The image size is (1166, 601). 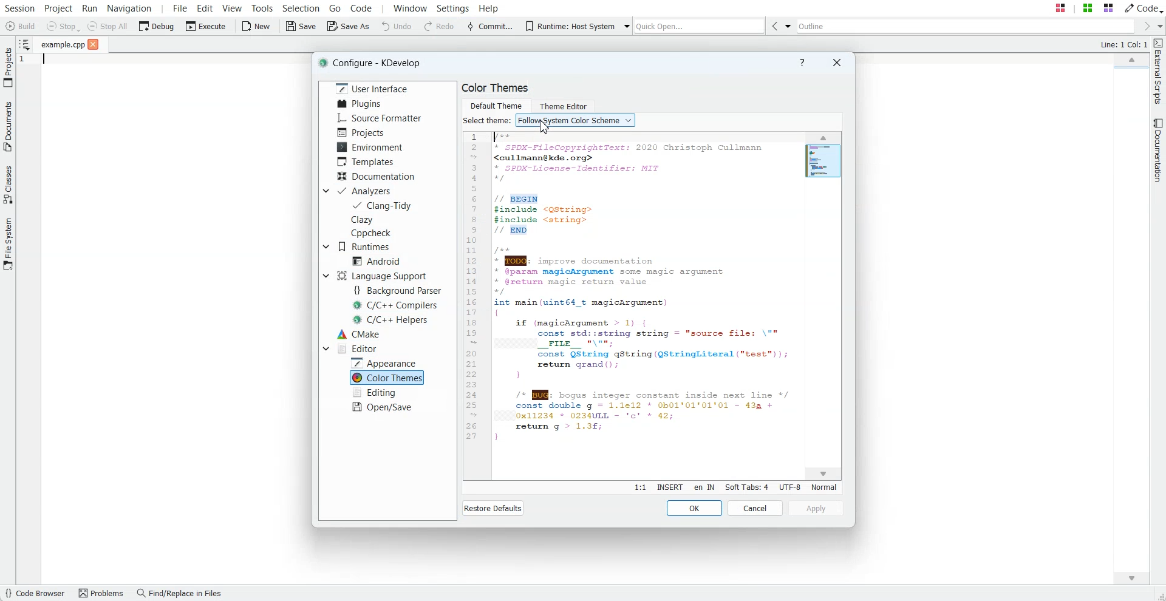 I want to click on External Script, so click(x=1159, y=72).